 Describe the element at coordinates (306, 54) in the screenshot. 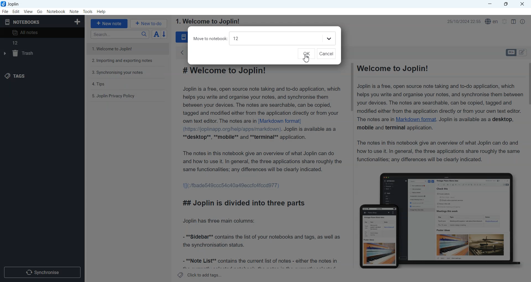

I see `OK` at that location.